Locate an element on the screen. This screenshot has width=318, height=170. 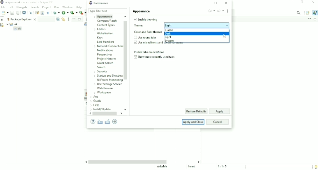
Light is located at coordinates (169, 38).